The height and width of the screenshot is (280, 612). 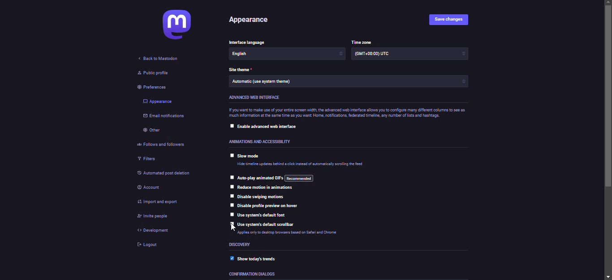 I want to click on other, so click(x=152, y=131).